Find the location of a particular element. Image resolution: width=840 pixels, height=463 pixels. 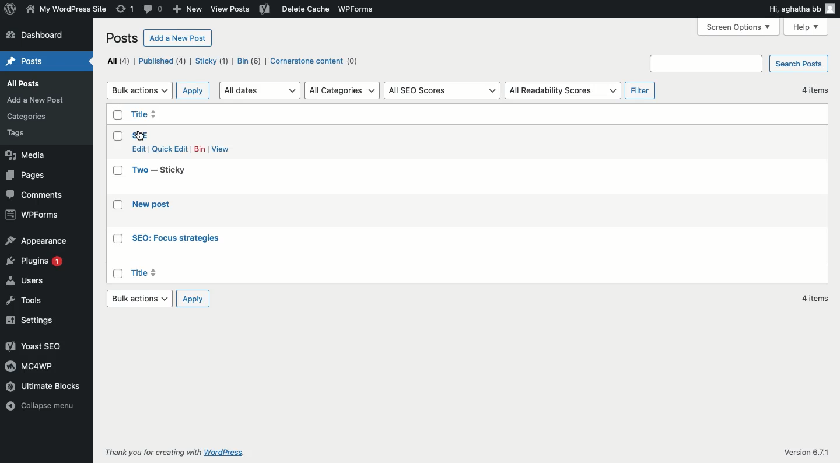

Plugins  is located at coordinates (39, 265).